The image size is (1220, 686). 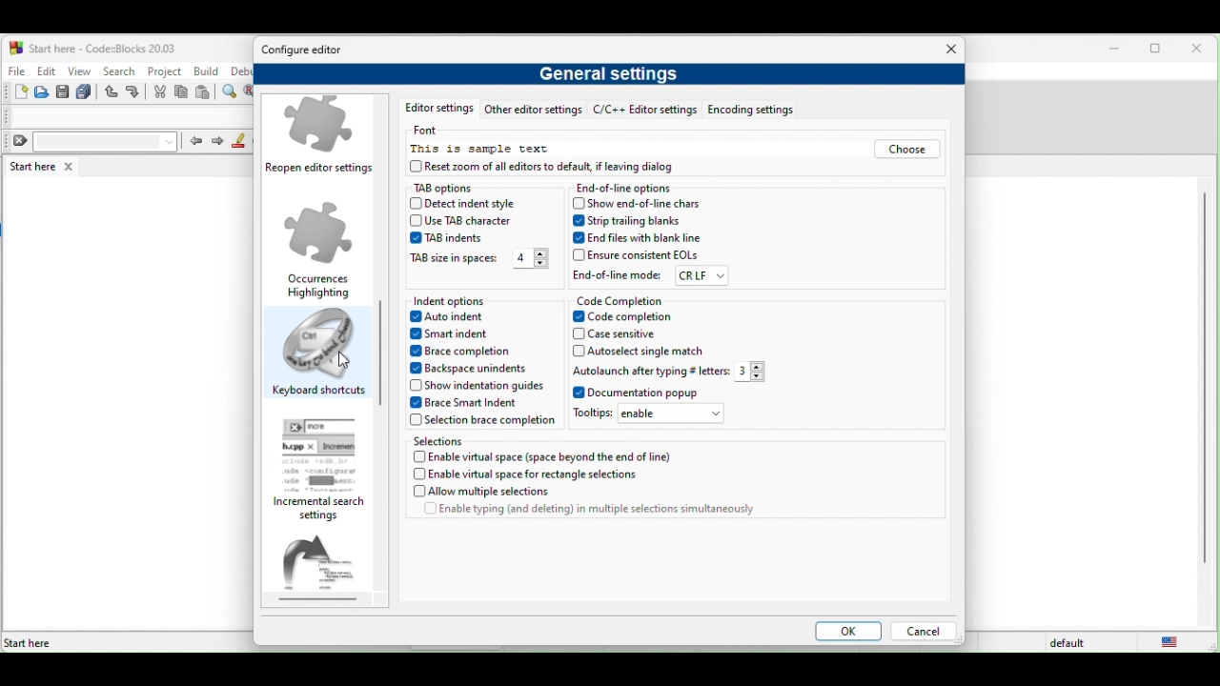 What do you see at coordinates (135, 92) in the screenshot?
I see `redo` at bounding box center [135, 92].